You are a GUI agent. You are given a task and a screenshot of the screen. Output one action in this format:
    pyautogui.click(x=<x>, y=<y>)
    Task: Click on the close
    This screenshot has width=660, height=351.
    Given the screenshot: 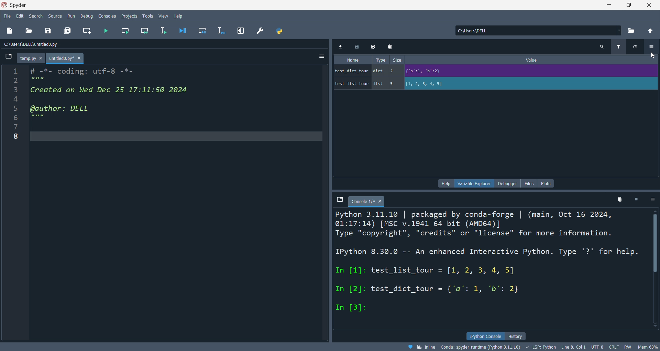 What is the action you would take?
    pyautogui.click(x=649, y=5)
    